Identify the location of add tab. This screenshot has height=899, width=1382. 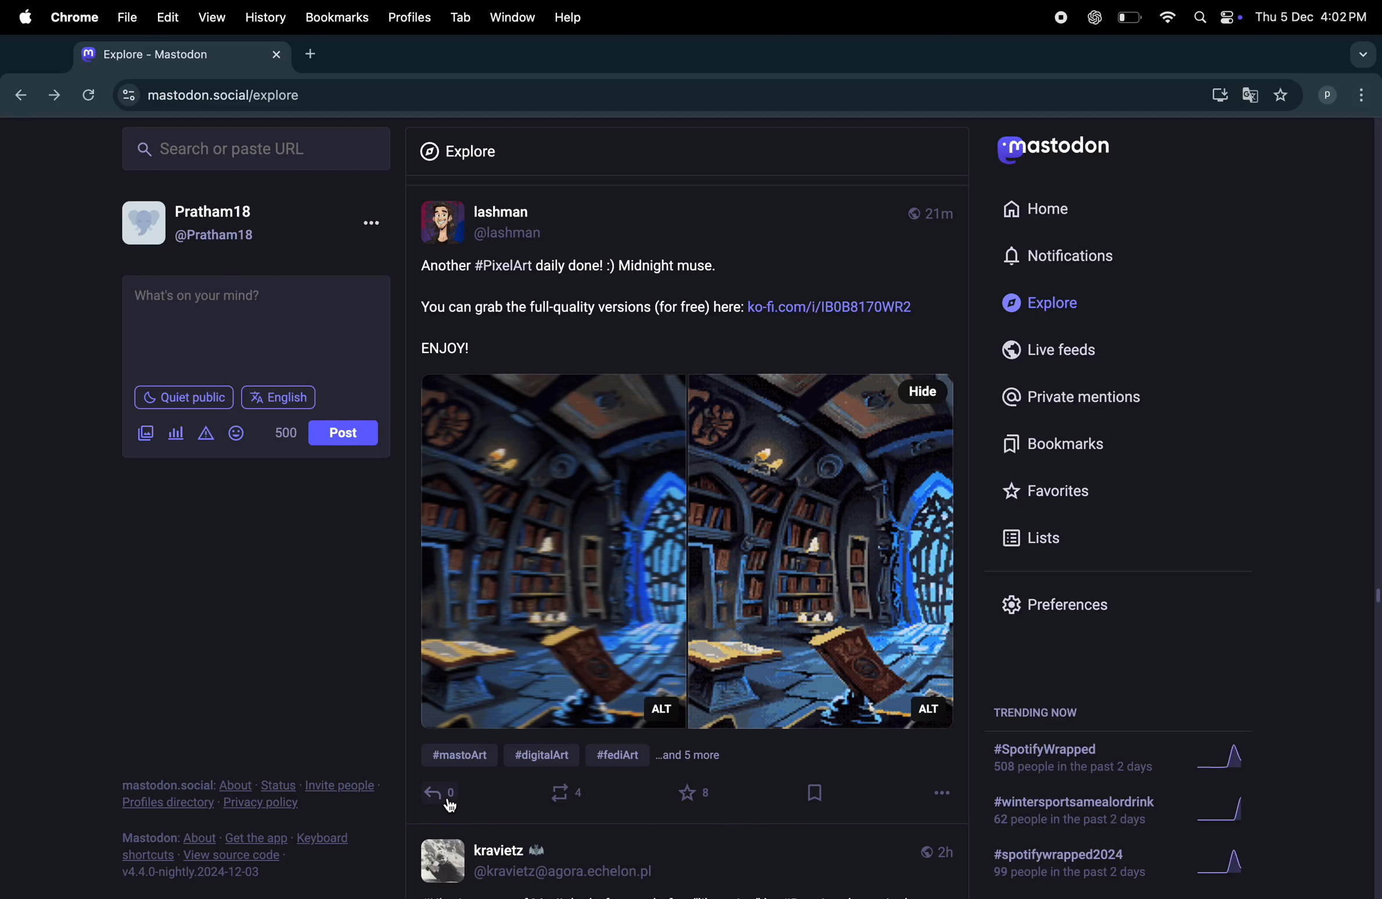
(314, 55).